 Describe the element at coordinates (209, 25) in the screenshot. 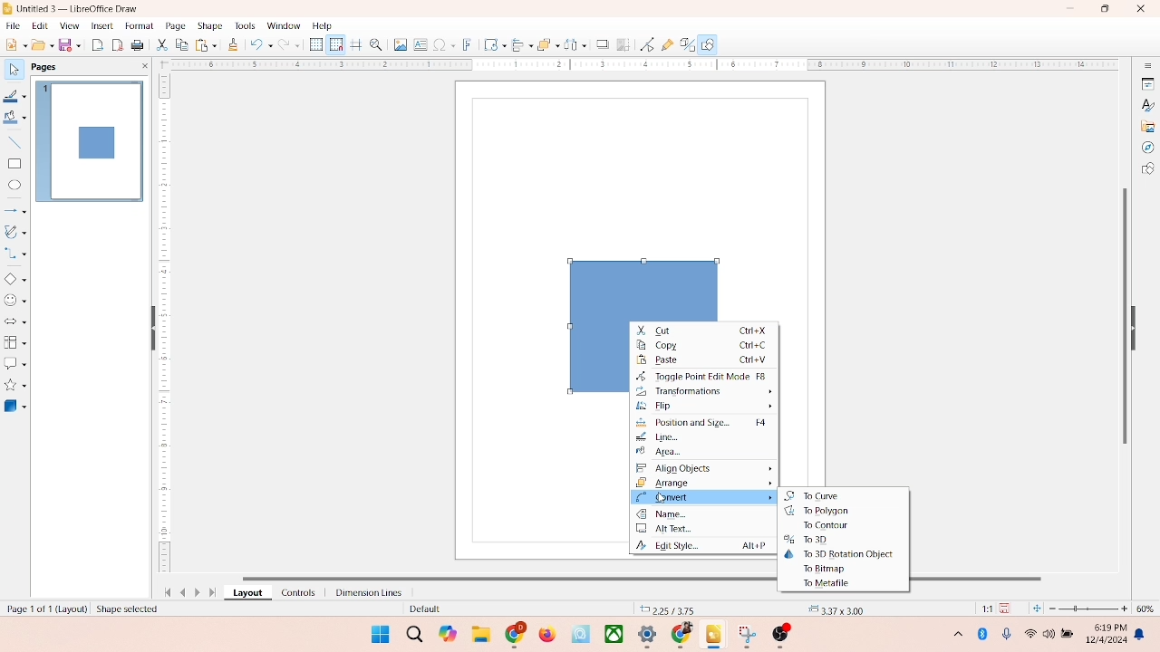

I see `shape` at that location.